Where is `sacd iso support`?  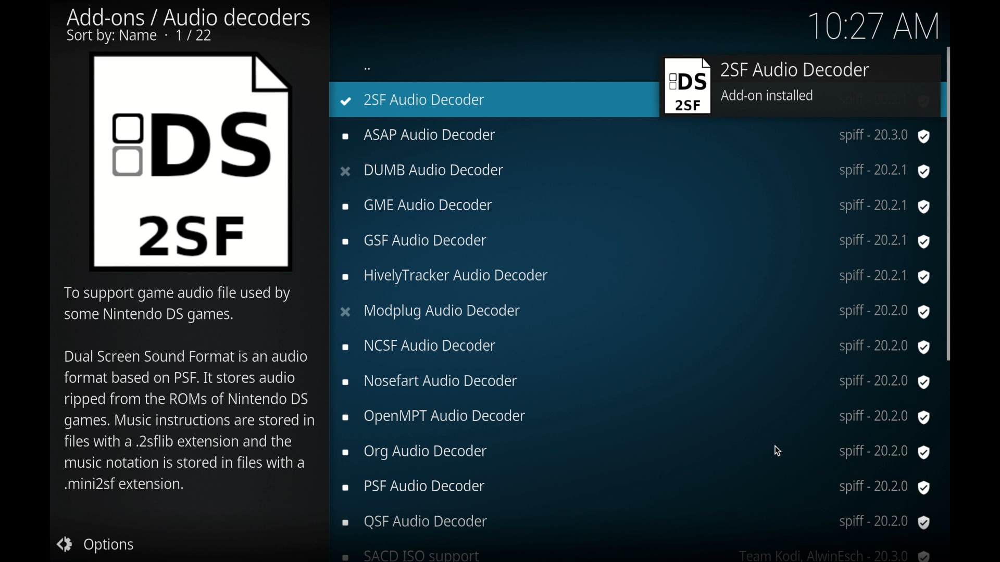
sacd iso support is located at coordinates (637, 555).